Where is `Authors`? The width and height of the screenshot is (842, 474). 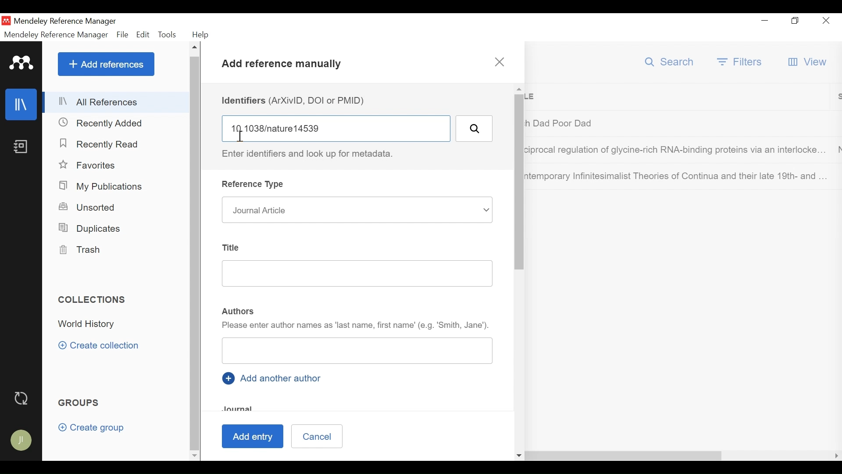 Authors is located at coordinates (239, 312).